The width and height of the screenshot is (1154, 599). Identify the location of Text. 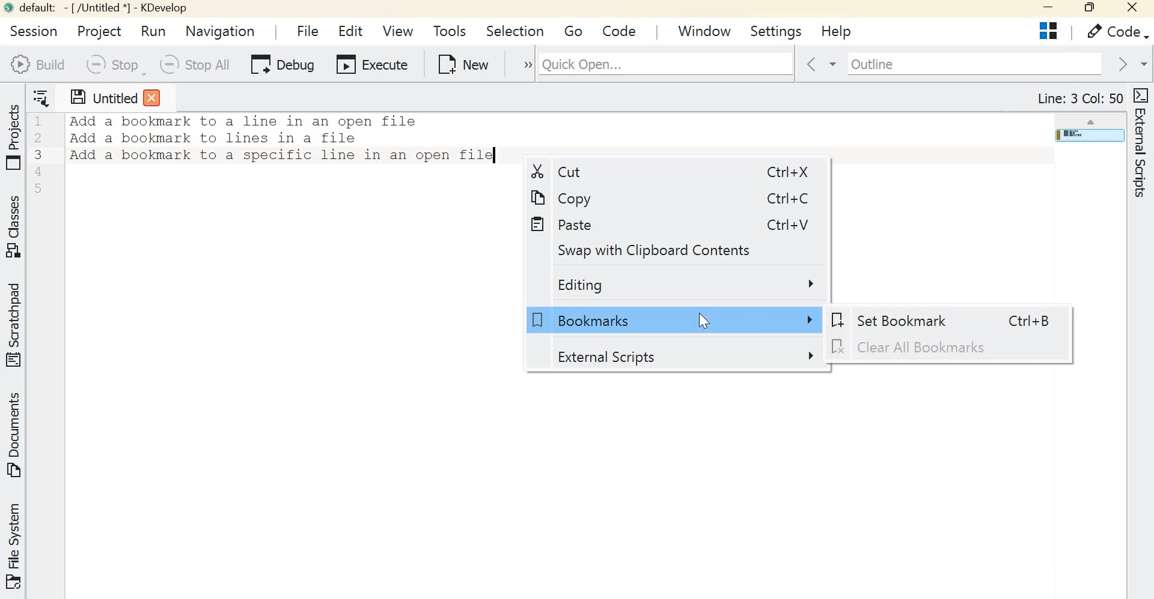
(284, 139).